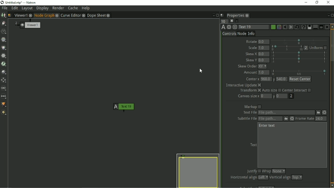  I want to click on Close, so click(218, 16).